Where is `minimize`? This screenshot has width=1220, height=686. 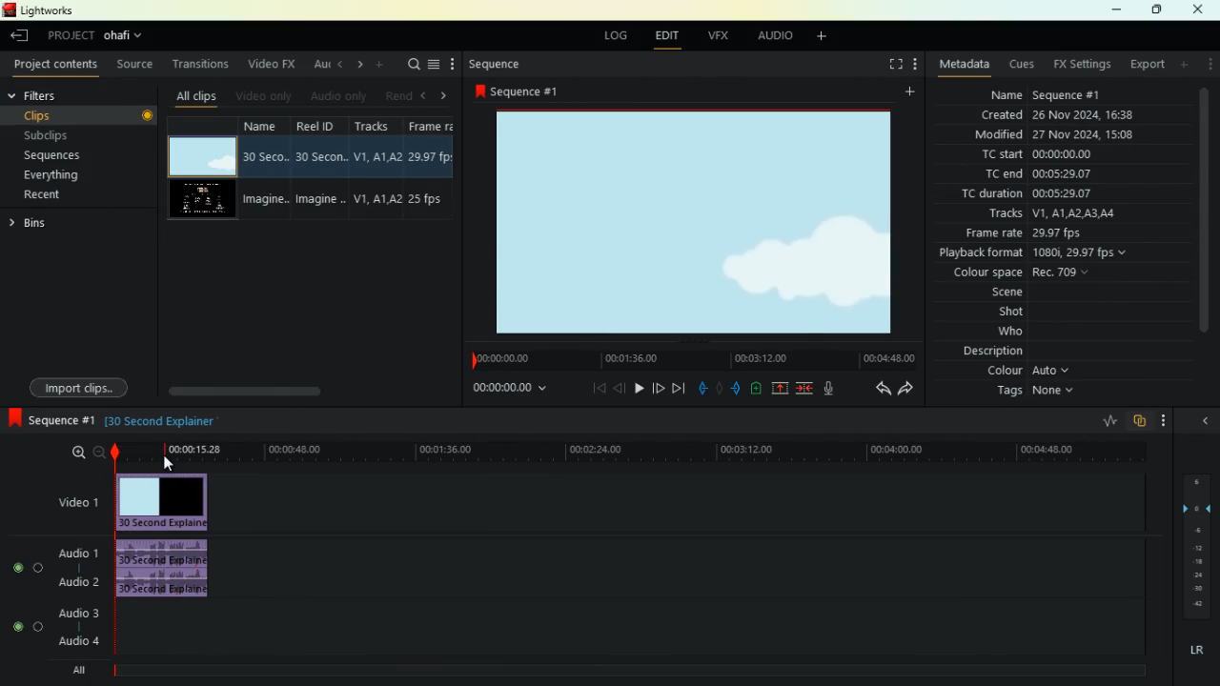 minimize is located at coordinates (1119, 10).